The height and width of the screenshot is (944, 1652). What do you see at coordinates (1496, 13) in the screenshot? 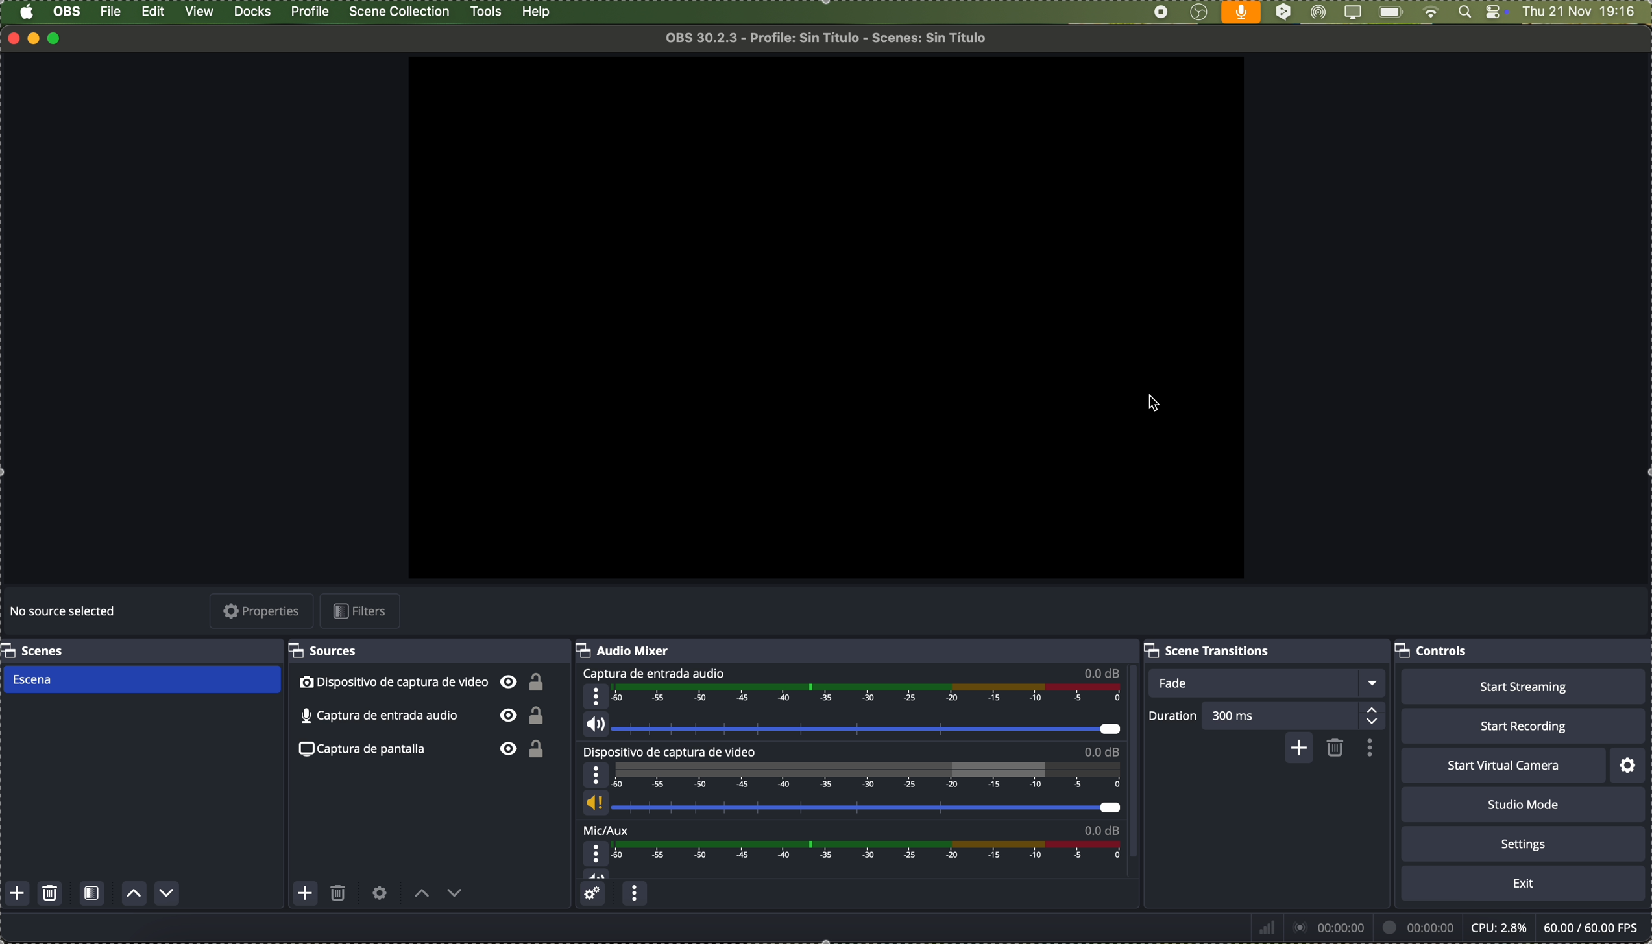
I see `controls` at bounding box center [1496, 13].